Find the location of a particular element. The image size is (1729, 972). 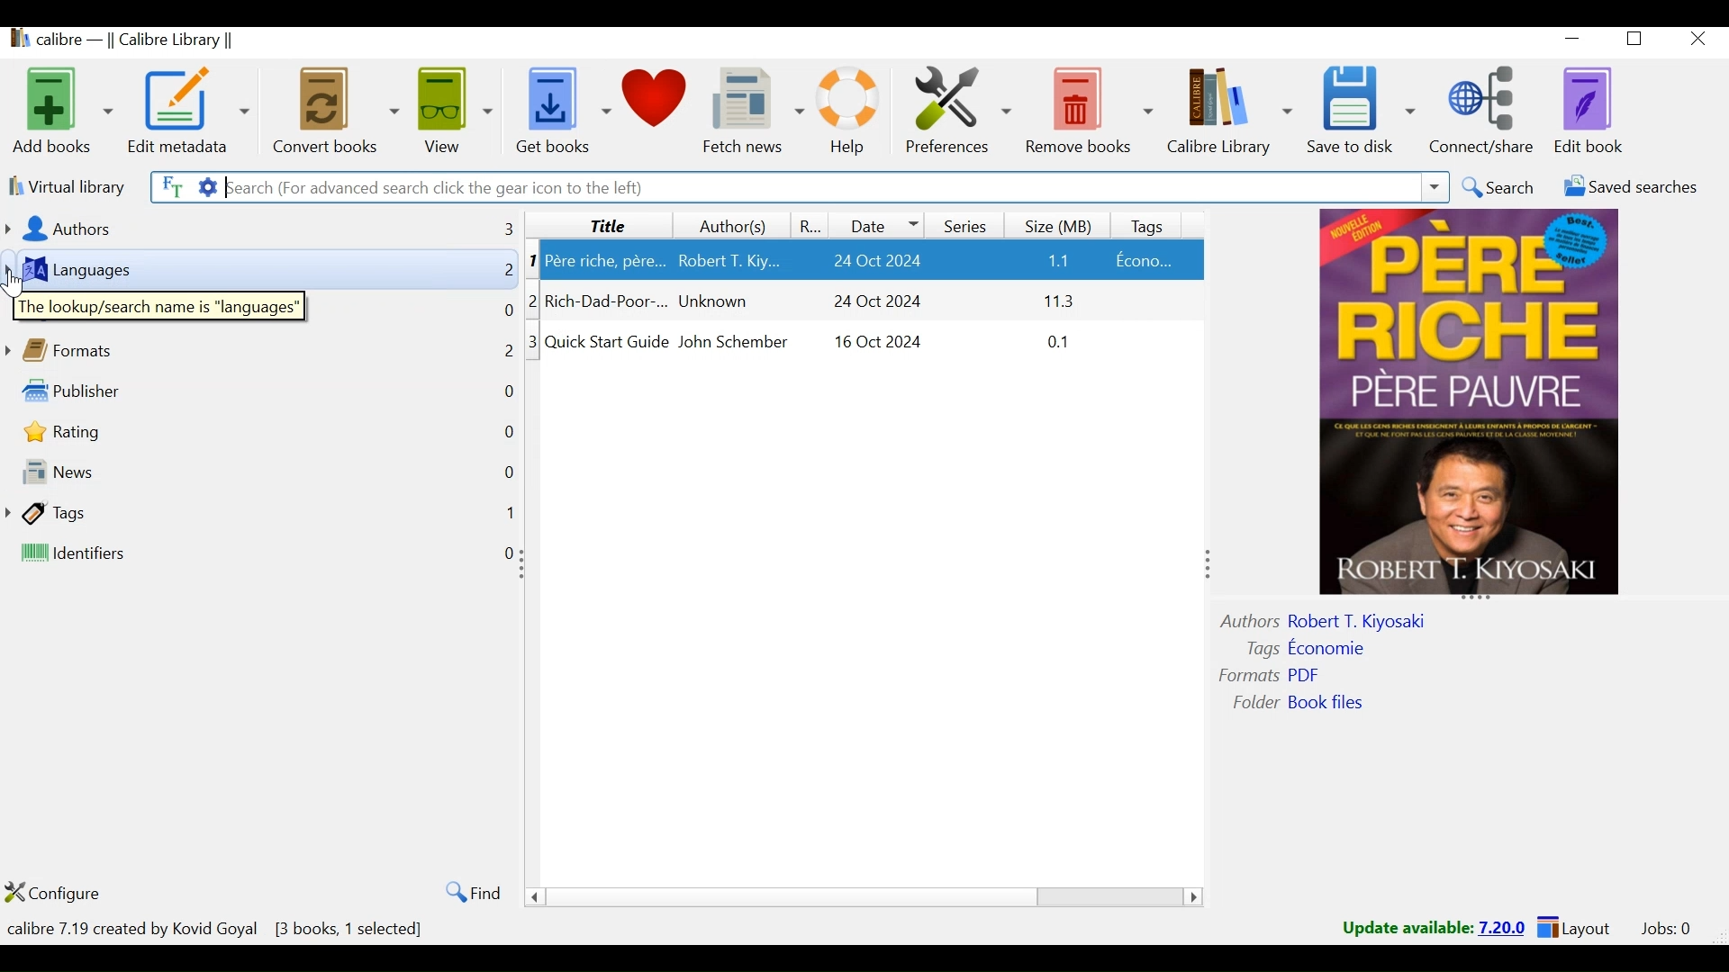

calibre-calibre library is located at coordinates (143, 41).